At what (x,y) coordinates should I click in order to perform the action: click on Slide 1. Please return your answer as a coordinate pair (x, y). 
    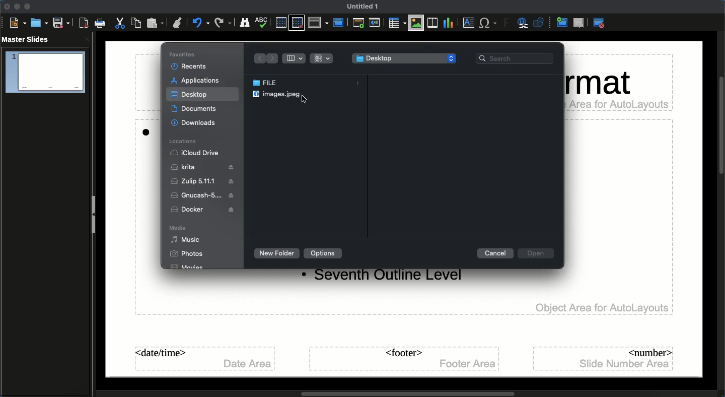
    Looking at the image, I should click on (46, 72).